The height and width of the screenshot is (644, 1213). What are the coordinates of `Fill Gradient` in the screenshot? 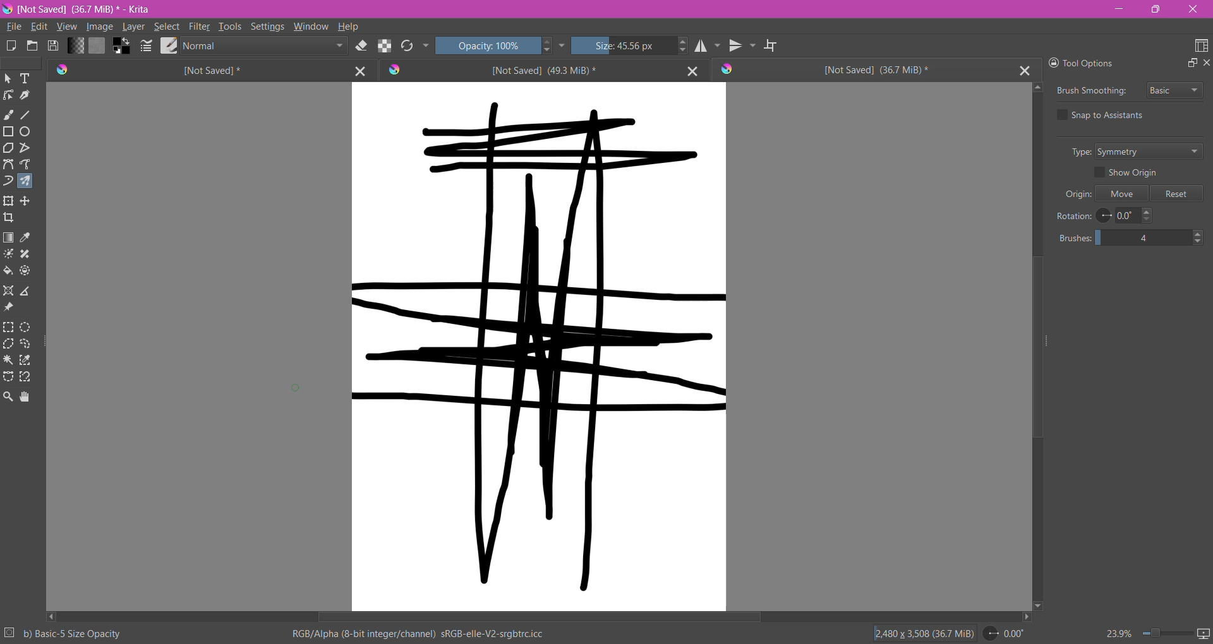 It's located at (76, 45).